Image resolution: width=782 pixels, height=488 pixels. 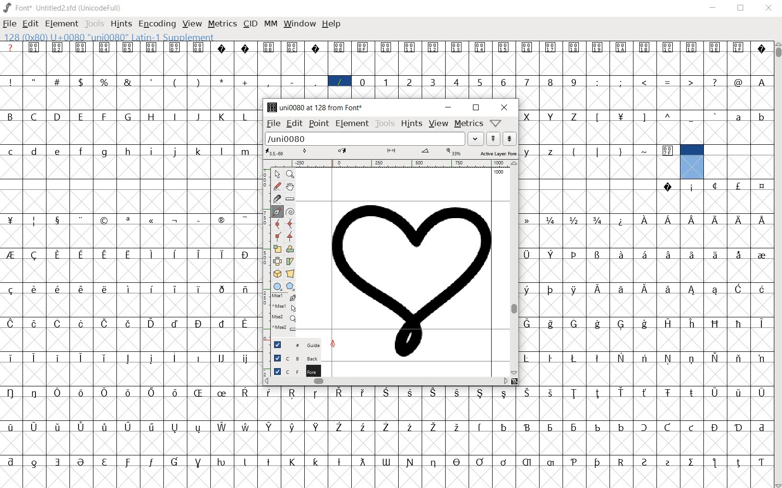 I want to click on SCROLLBAR, so click(x=777, y=265).